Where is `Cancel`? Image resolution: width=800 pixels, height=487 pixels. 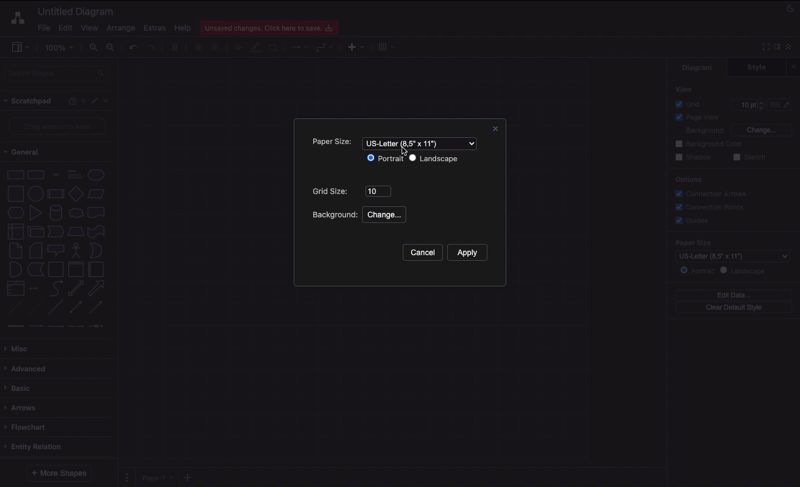 Cancel is located at coordinates (422, 253).